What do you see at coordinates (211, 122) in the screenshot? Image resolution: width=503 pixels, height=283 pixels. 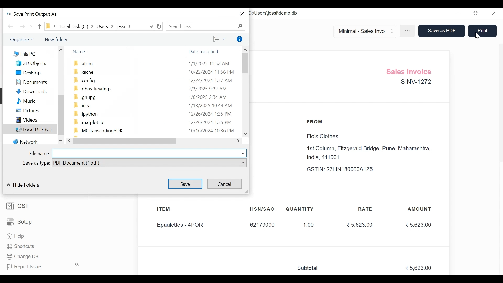 I see `12/26/2024 1:35 PM` at bounding box center [211, 122].